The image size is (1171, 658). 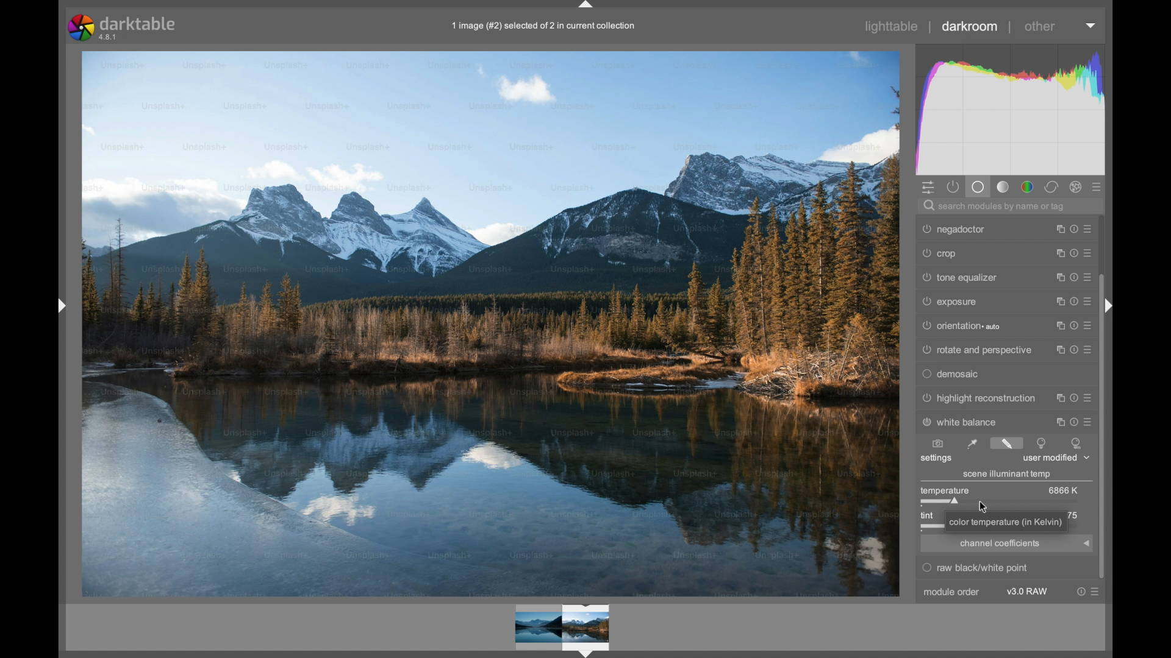 I want to click on tint, so click(x=926, y=515).